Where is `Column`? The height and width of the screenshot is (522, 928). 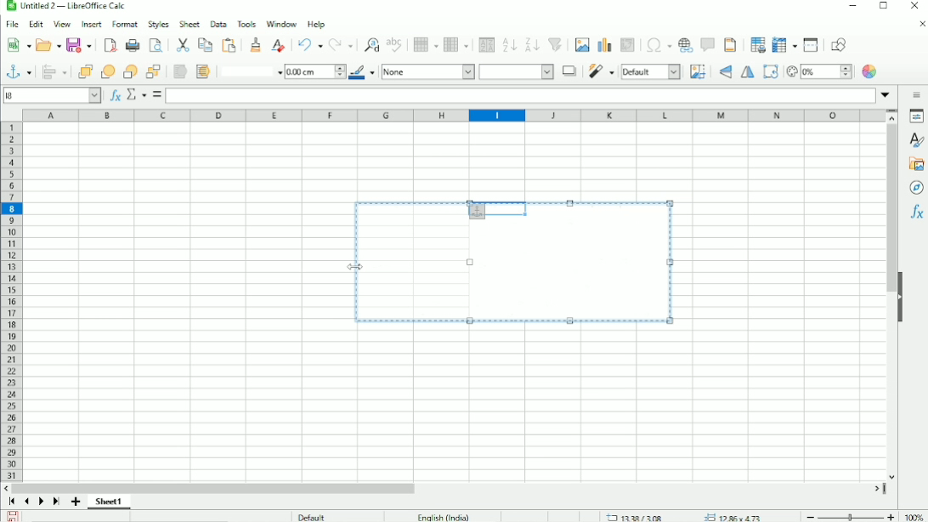
Column is located at coordinates (457, 44).